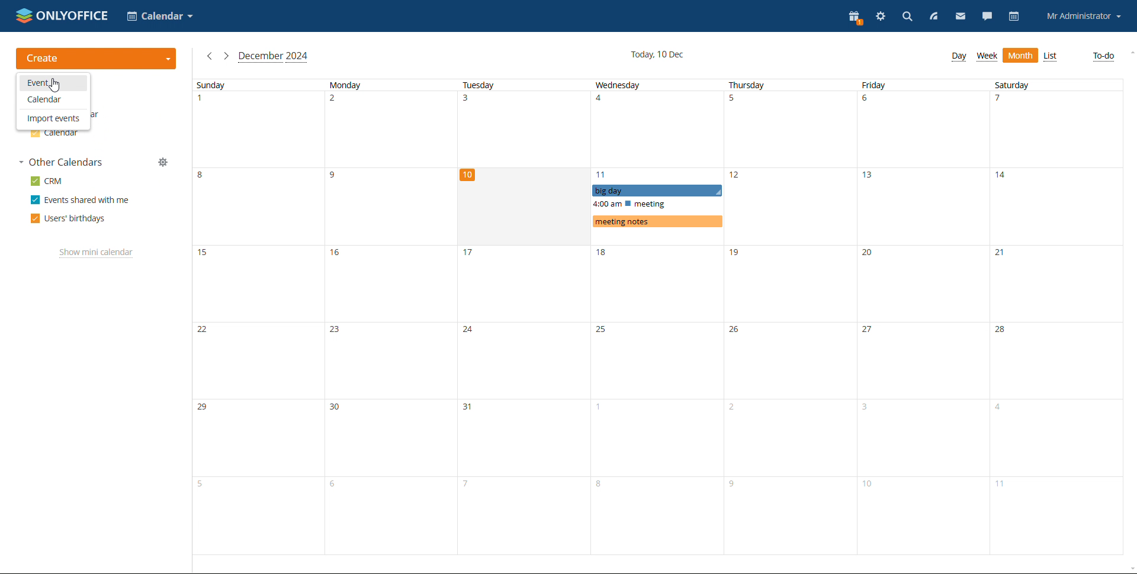 The image size is (1137, 574). What do you see at coordinates (226, 57) in the screenshot?
I see `next month` at bounding box center [226, 57].